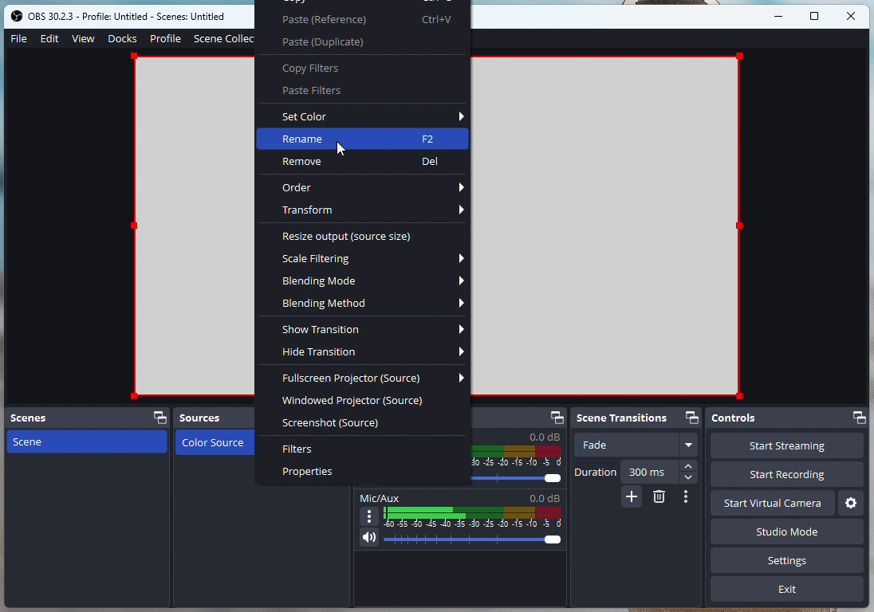 The height and width of the screenshot is (612, 874). I want to click on cursor, so click(334, 147).